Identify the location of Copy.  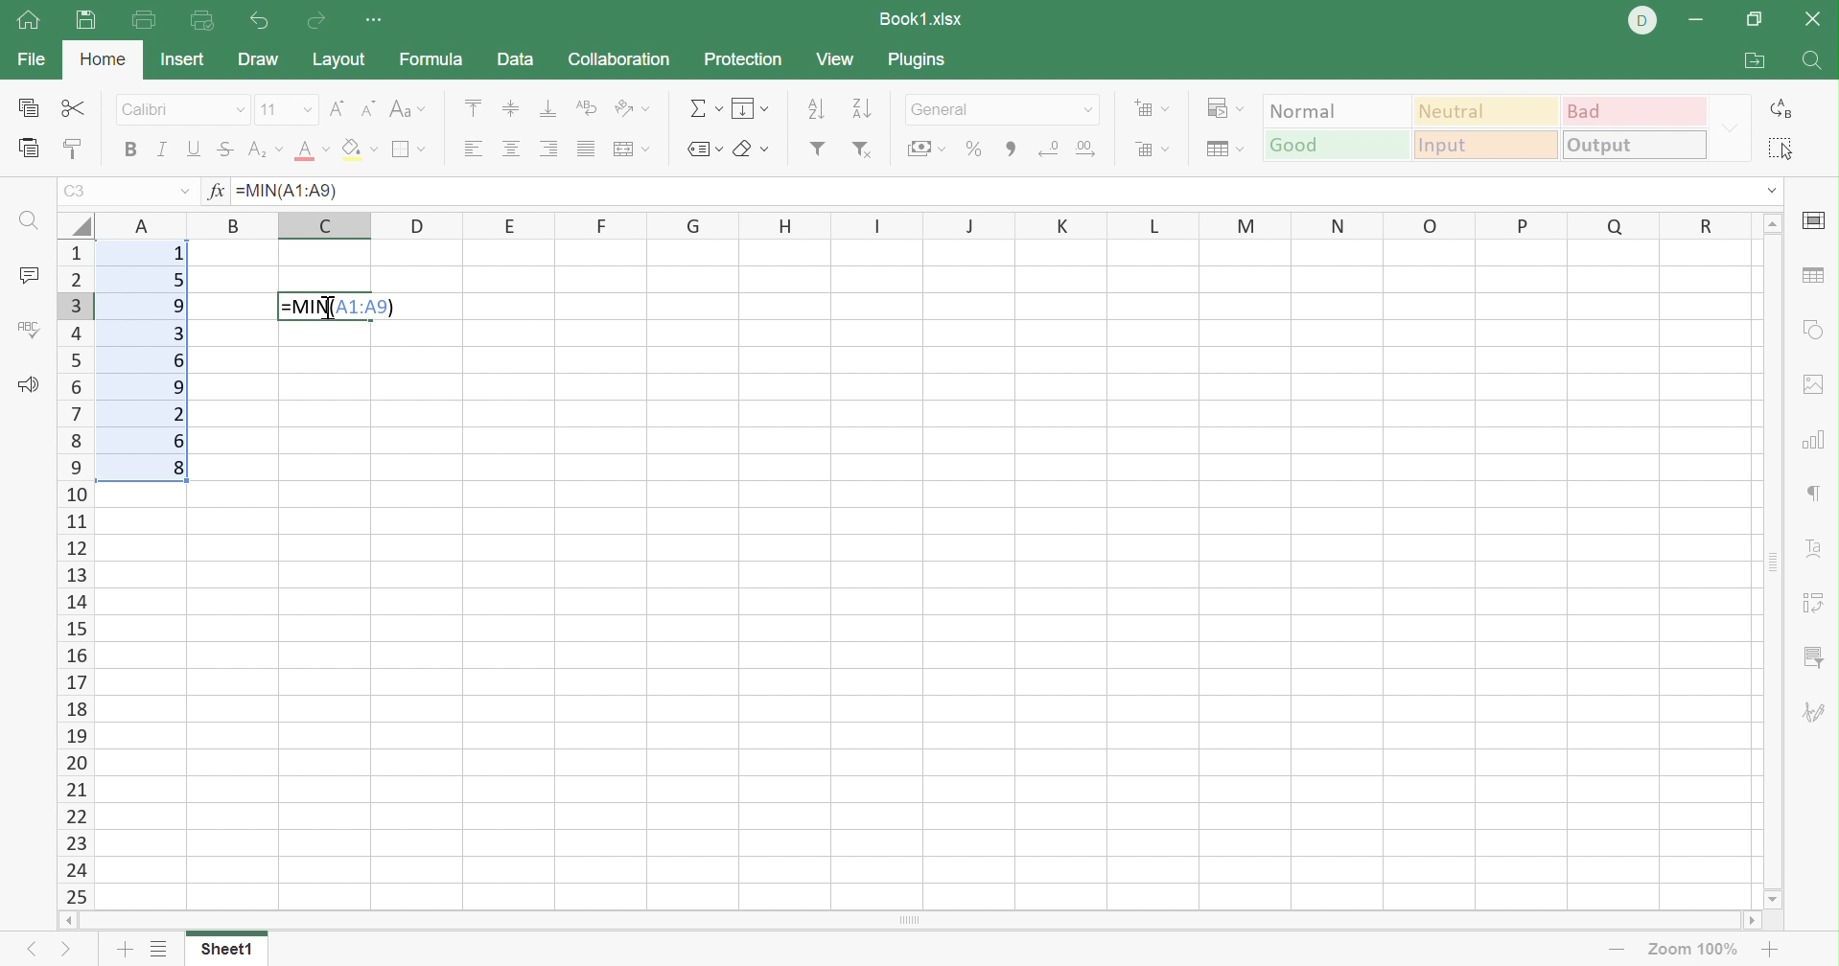
(24, 109).